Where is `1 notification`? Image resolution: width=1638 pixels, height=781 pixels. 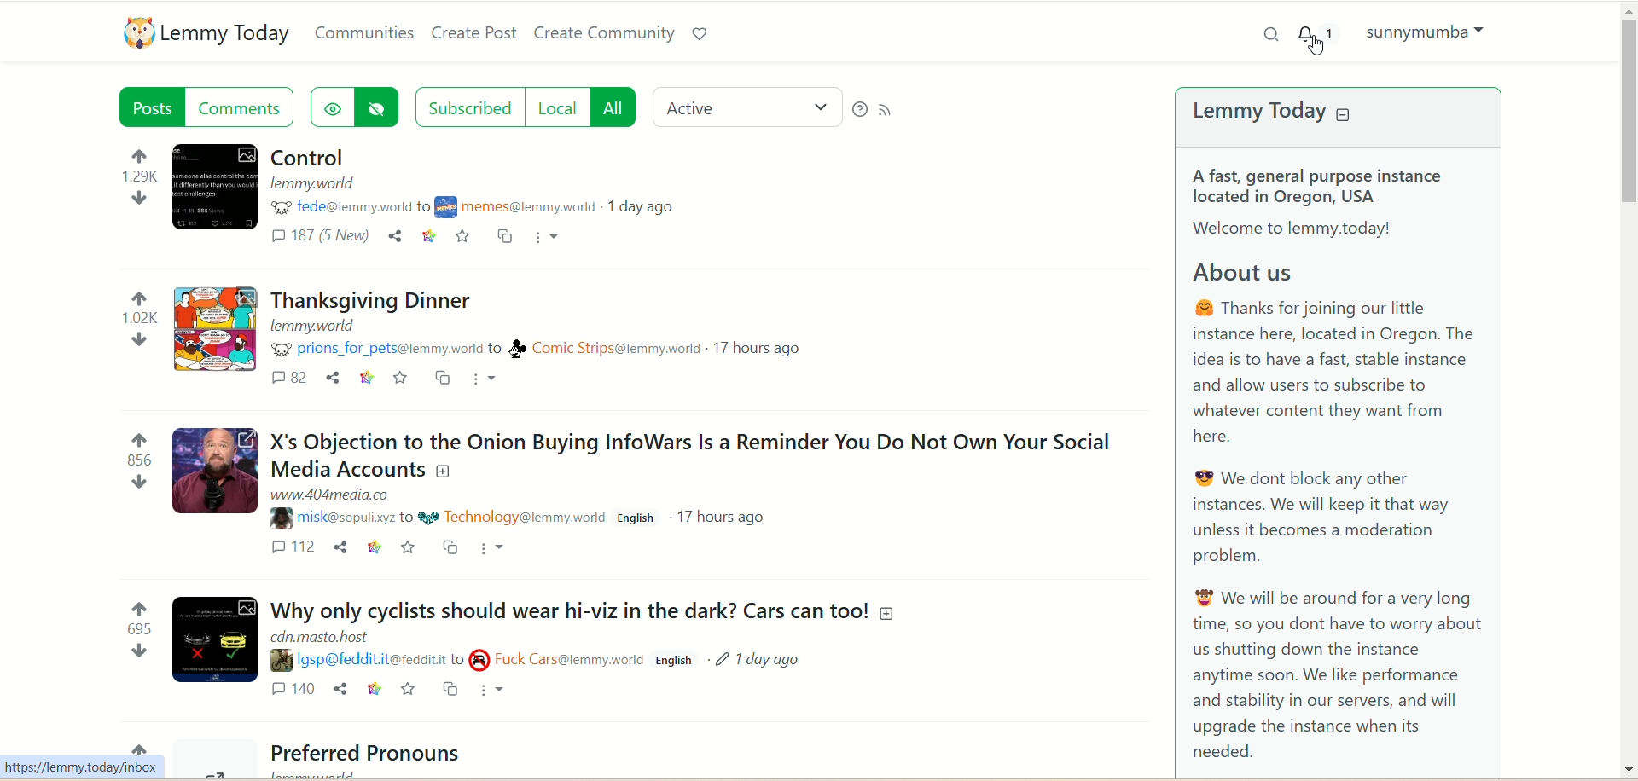
1 notification is located at coordinates (1317, 35).